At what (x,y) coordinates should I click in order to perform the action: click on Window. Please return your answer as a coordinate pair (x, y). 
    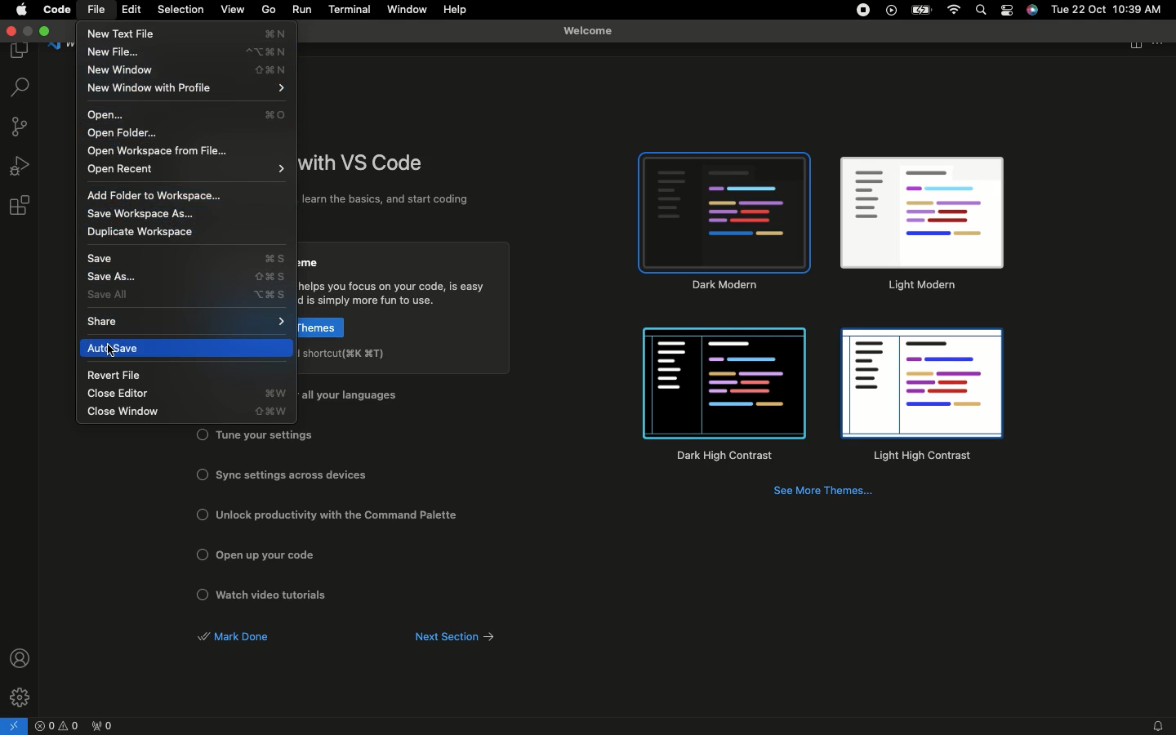
    Looking at the image, I should click on (409, 10).